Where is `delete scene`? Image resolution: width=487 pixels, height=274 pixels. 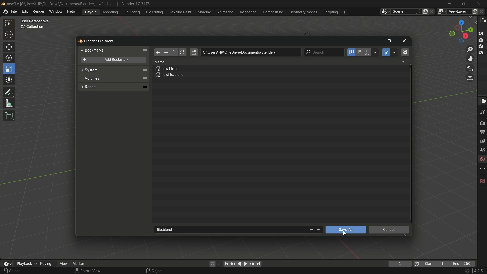 delete scene is located at coordinates (432, 11).